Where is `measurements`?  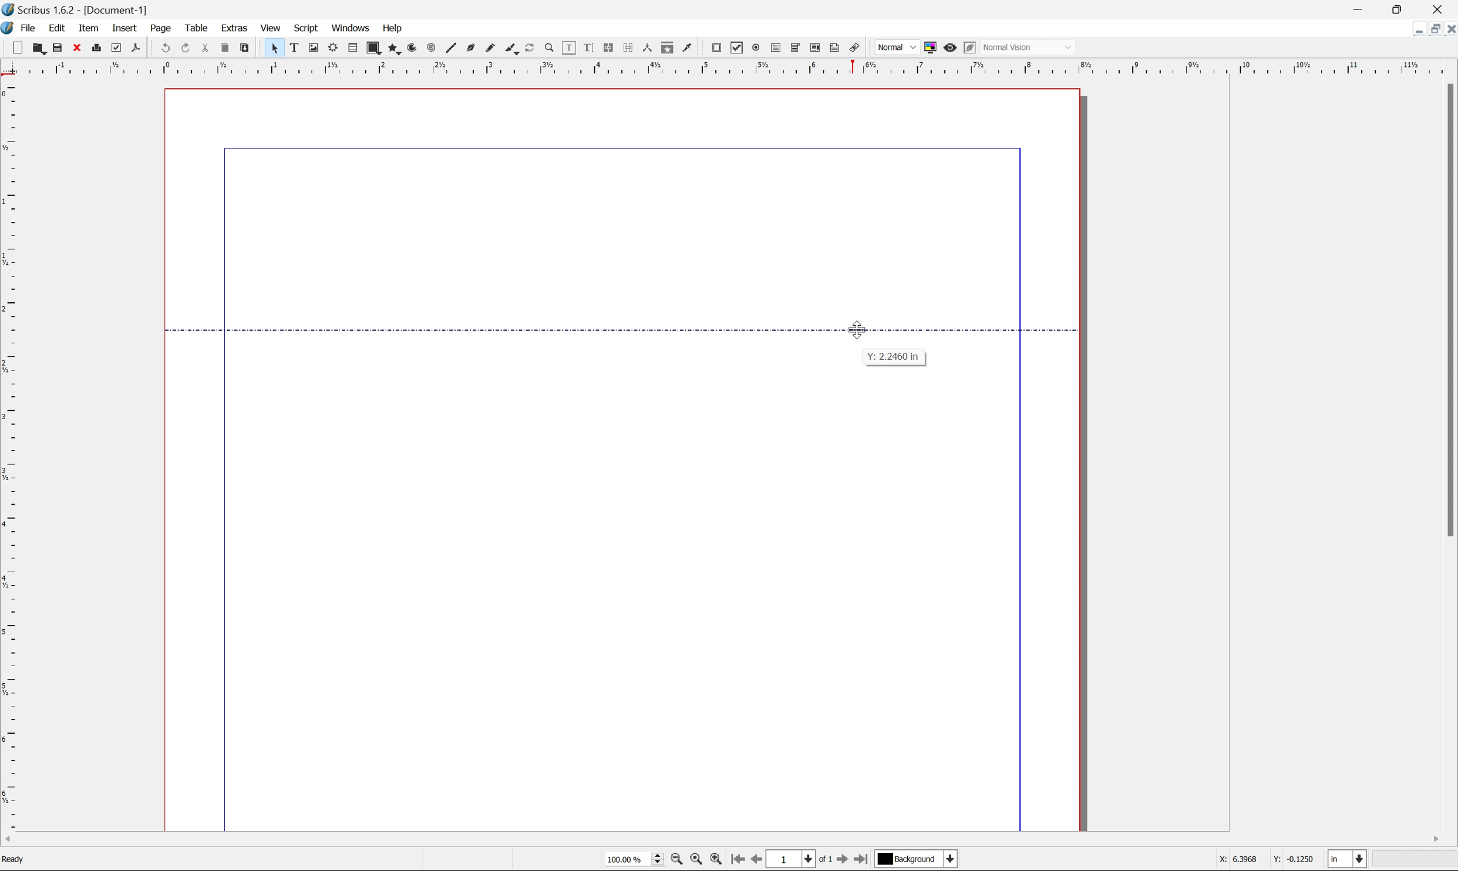
measurements is located at coordinates (648, 48).